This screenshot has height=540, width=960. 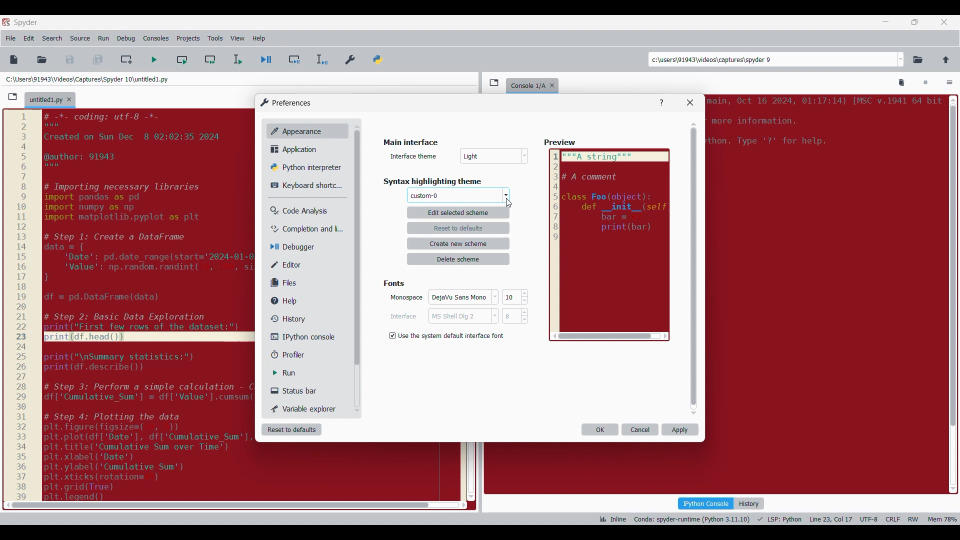 I want to click on Editor, so click(x=293, y=264).